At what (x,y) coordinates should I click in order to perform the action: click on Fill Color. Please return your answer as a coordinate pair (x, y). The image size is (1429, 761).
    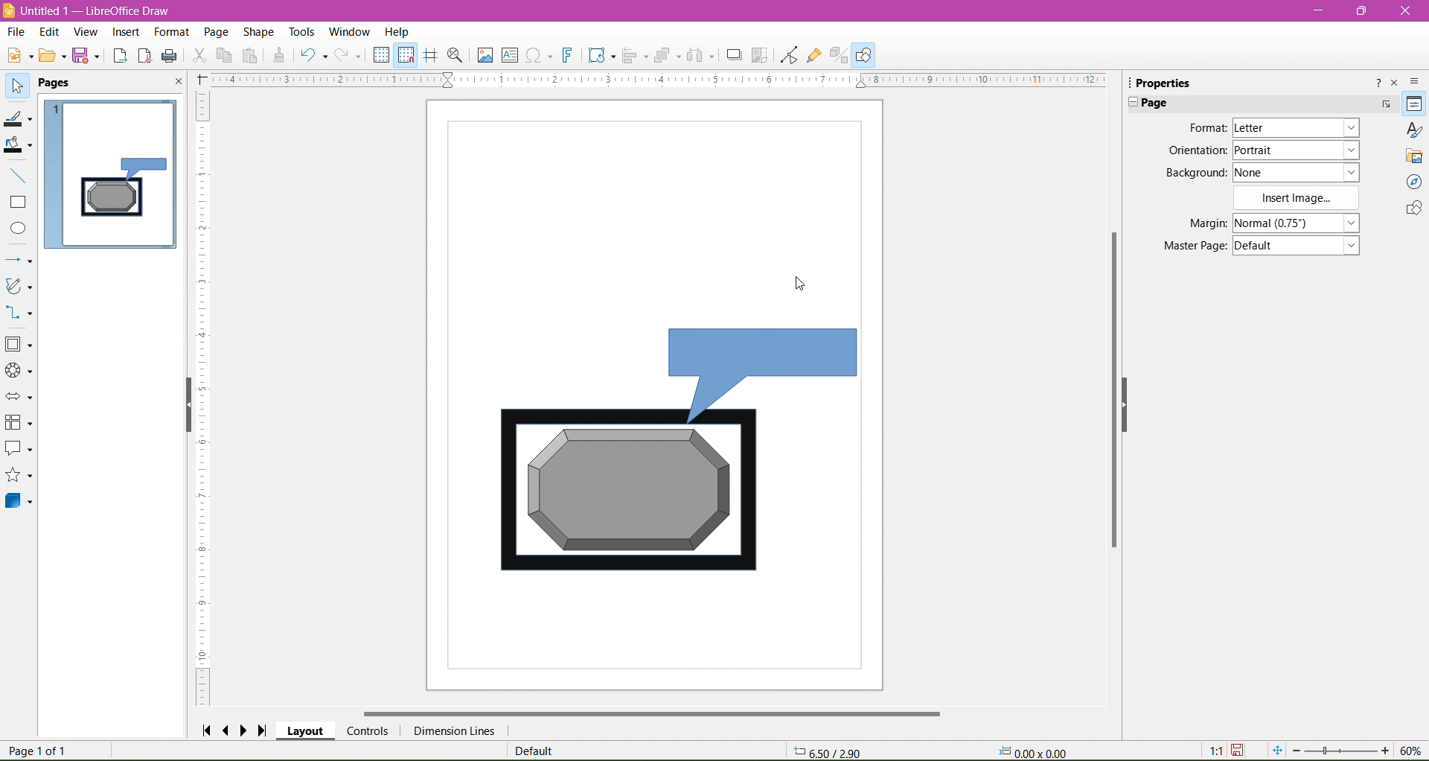
    Looking at the image, I should click on (20, 146).